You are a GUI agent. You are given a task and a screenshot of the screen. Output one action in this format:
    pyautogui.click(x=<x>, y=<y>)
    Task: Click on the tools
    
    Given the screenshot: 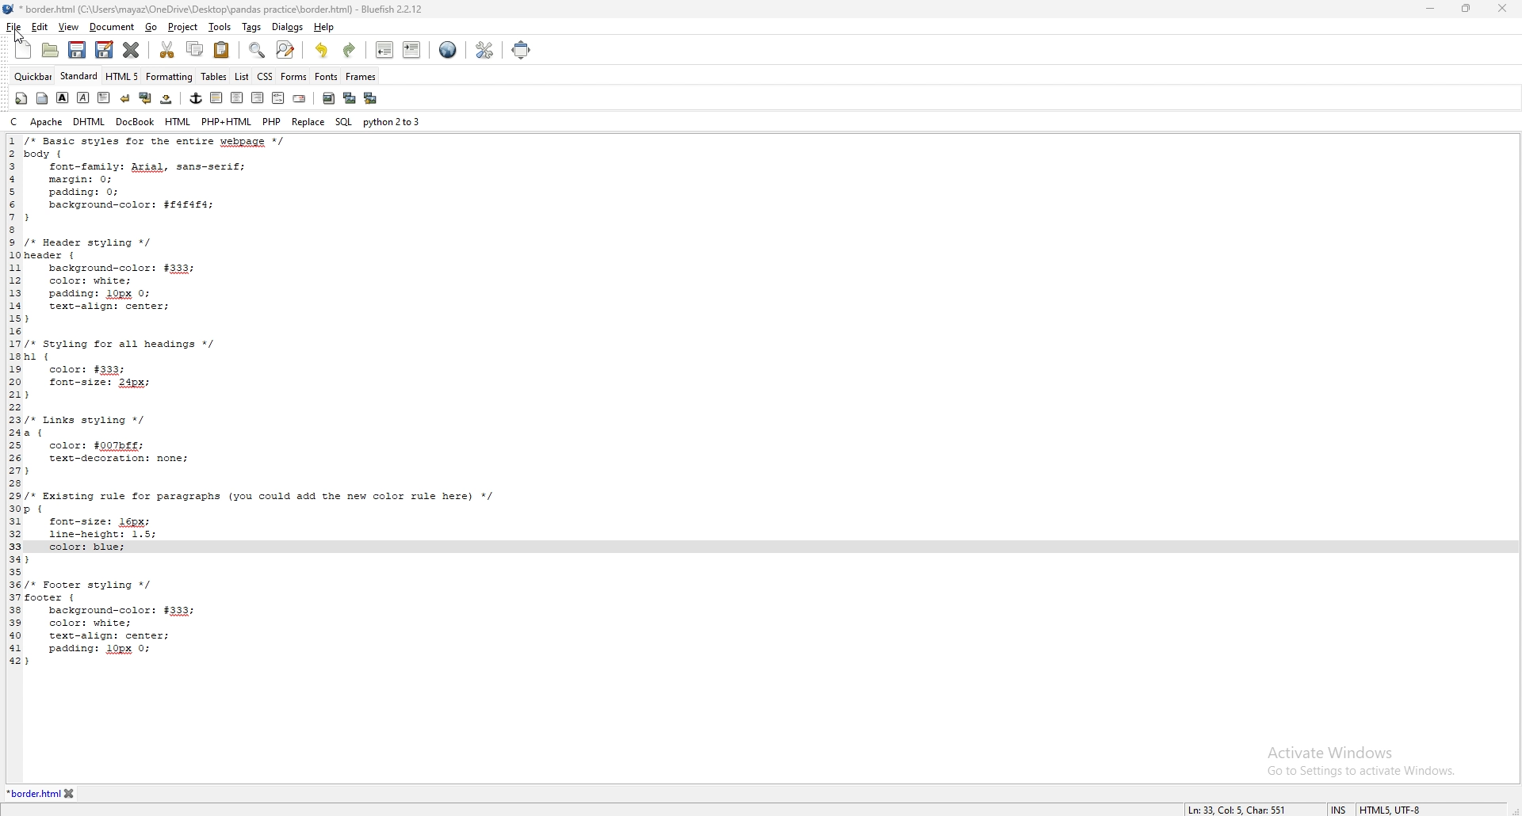 What is the action you would take?
    pyautogui.click(x=220, y=27)
    